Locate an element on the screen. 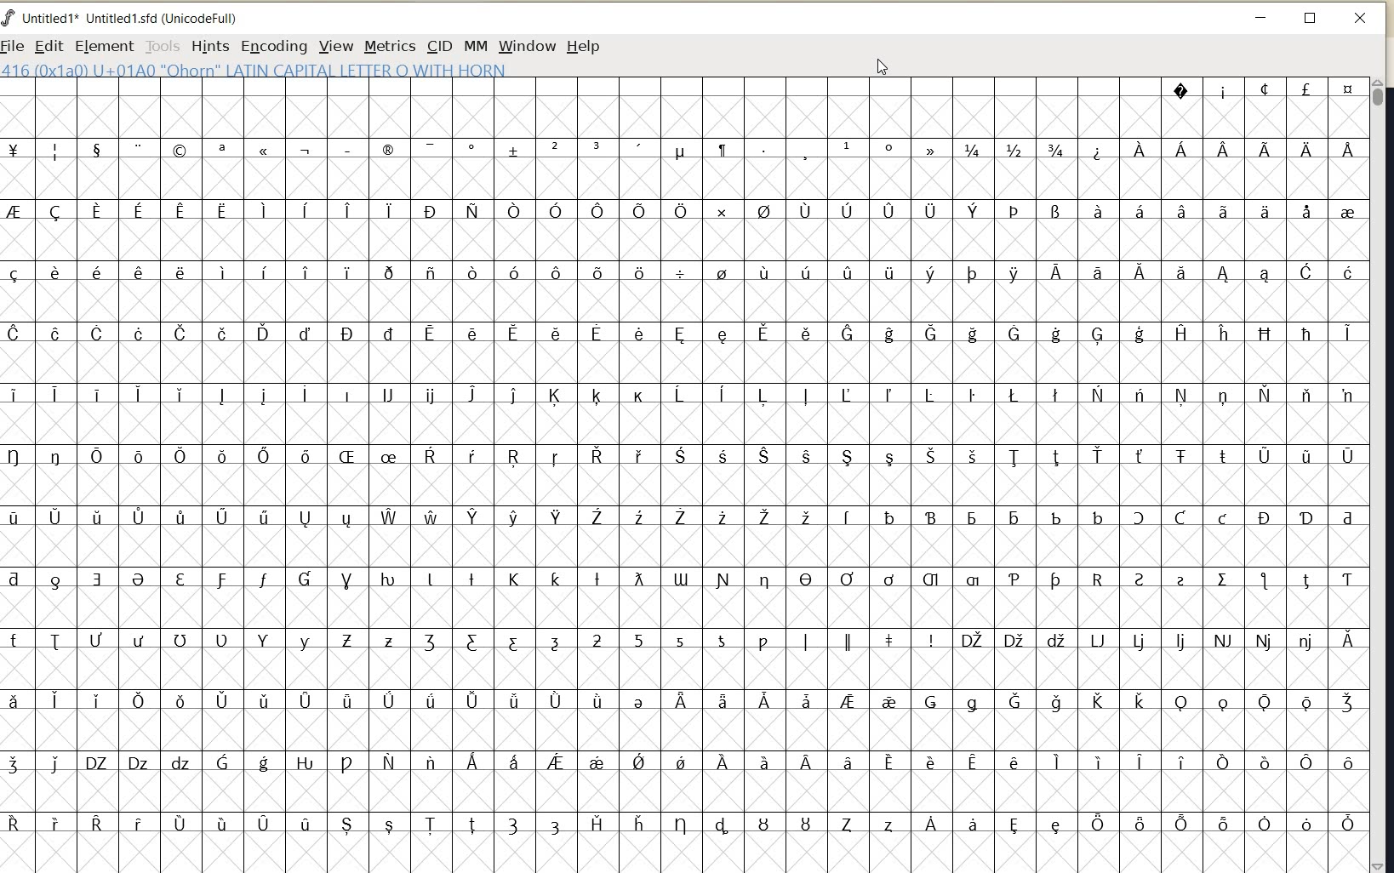  FILE is located at coordinates (14, 47).